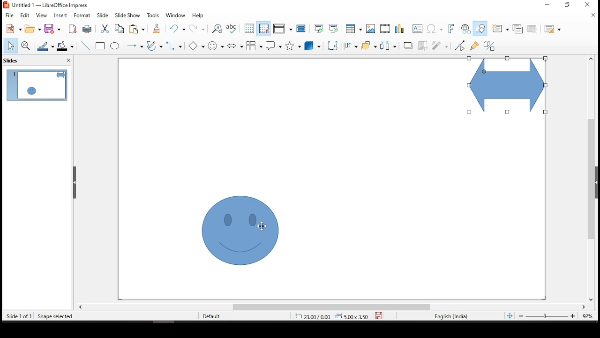  I want to click on curves and polygons, so click(155, 46).